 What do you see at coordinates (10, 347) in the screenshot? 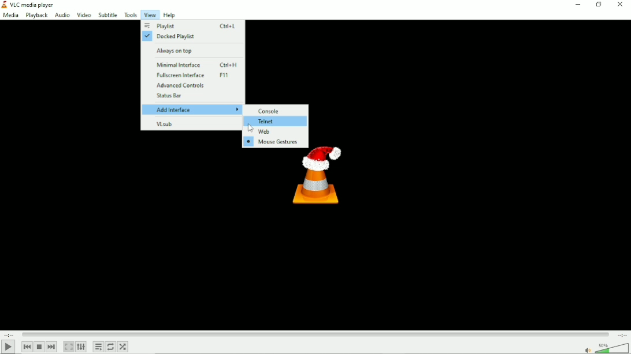
I see `Play` at bounding box center [10, 347].